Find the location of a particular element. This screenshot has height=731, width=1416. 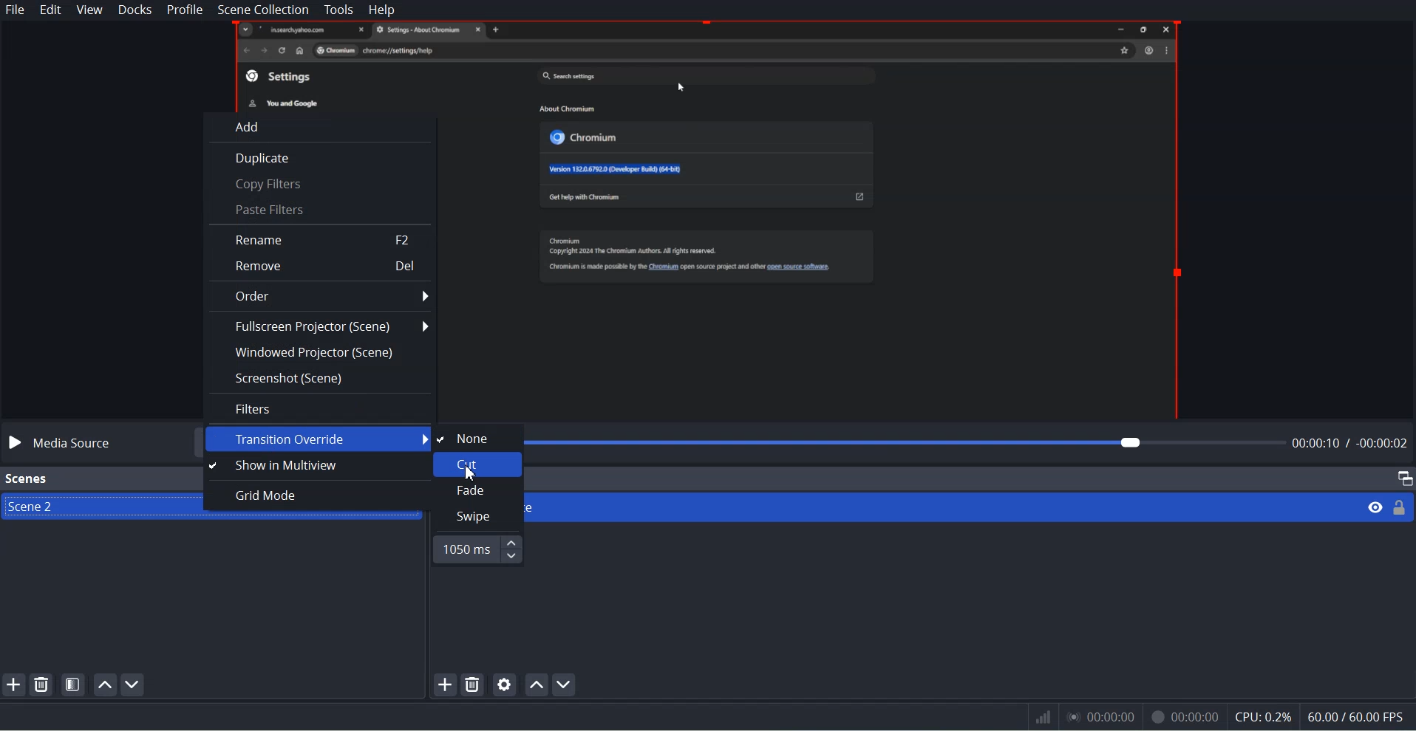

Move source up is located at coordinates (537, 684).